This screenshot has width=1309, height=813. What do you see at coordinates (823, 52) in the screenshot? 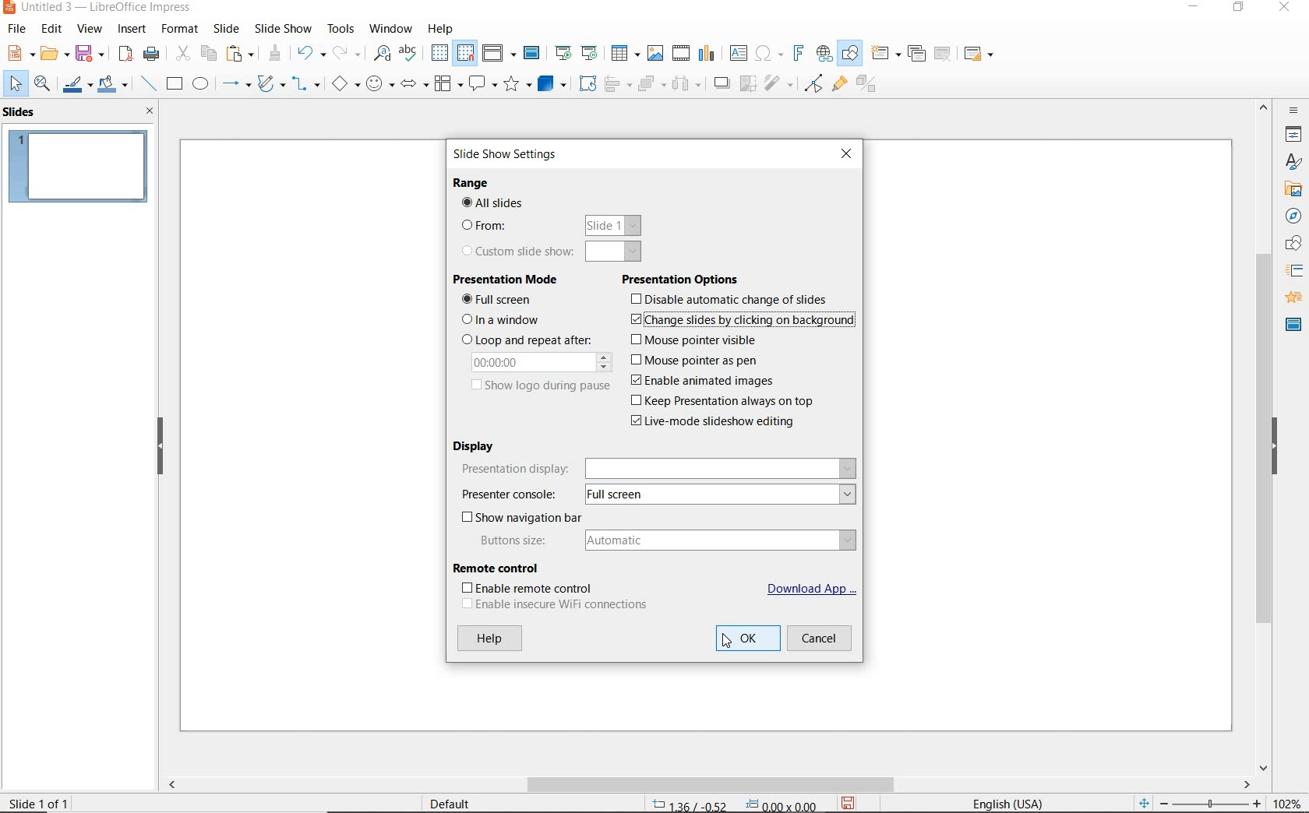
I see `INSERT HYPERLINK` at bounding box center [823, 52].